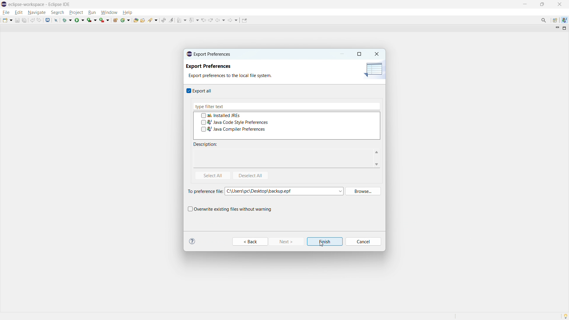 The width and height of the screenshot is (569, 320). What do you see at coordinates (67, 20) in the screenshot?
I see `debug` at bounding box center [67, 20].